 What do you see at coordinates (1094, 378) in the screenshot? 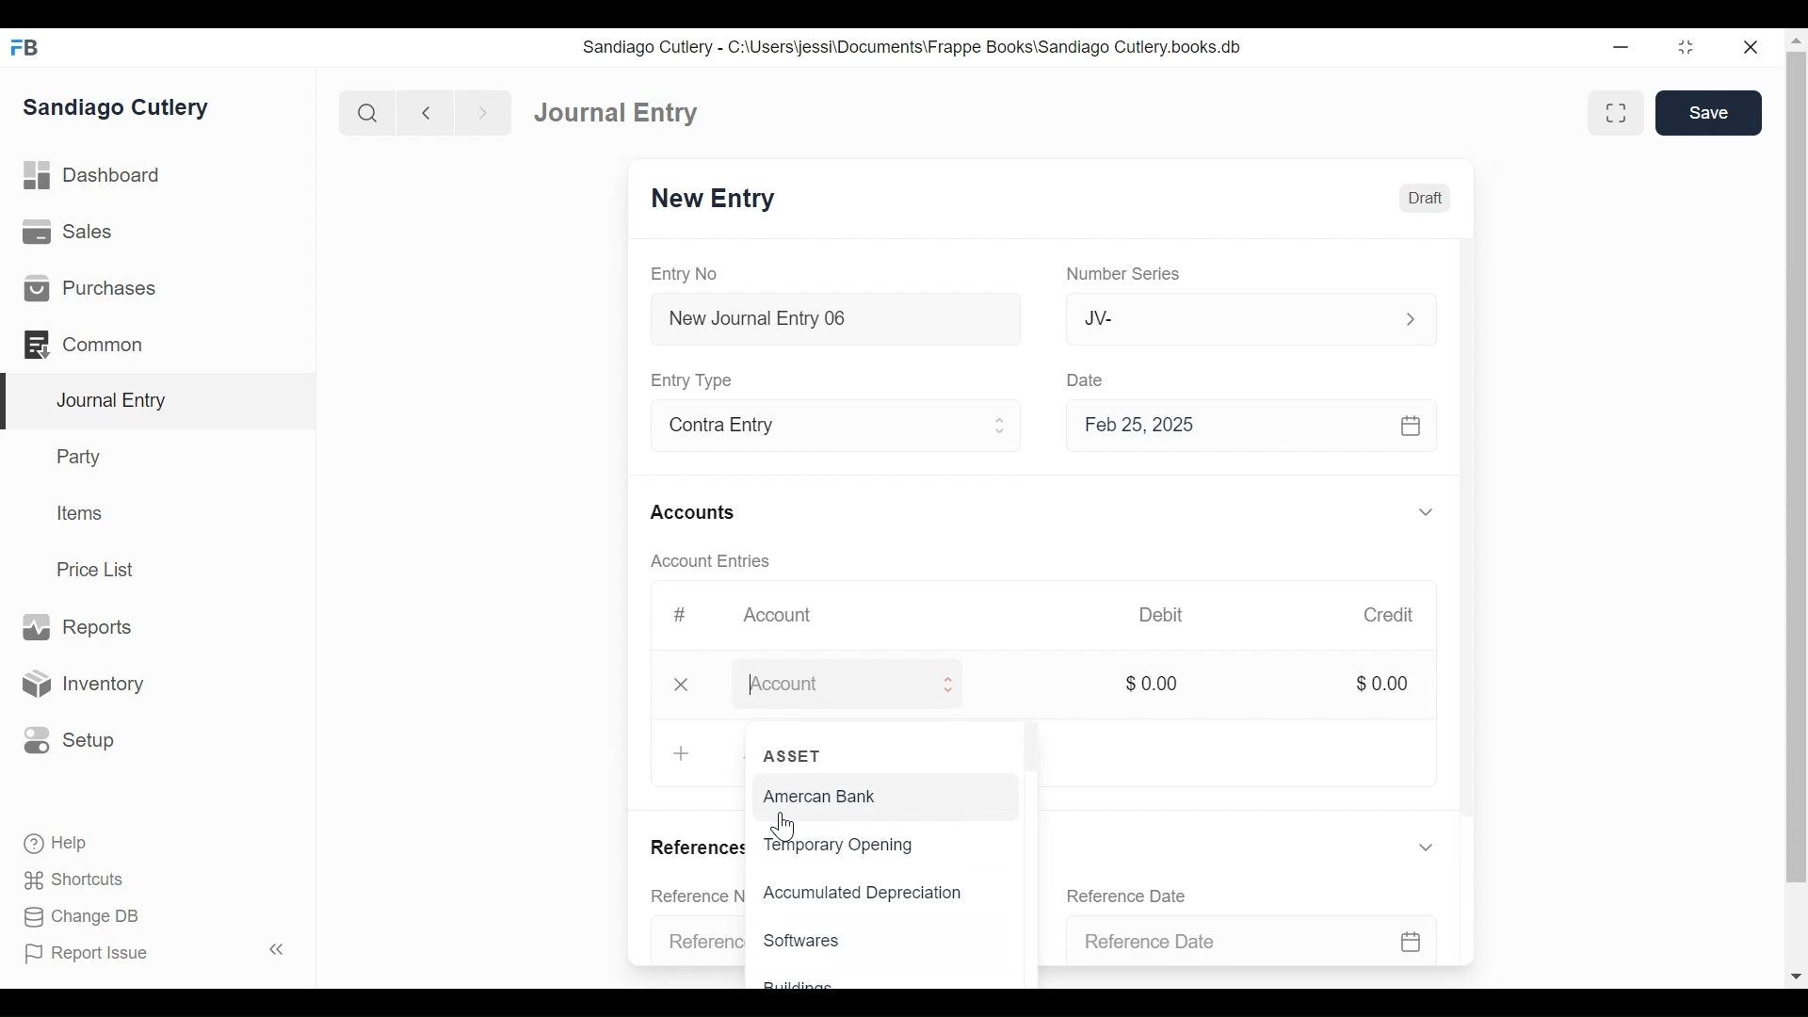
I see `Date` at bounding box center [1094, 378].